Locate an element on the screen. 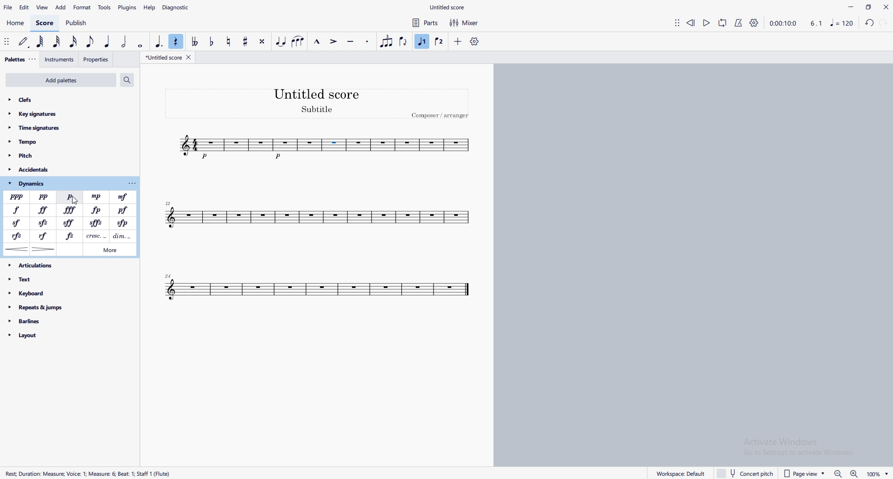 Image resolution: width=893 pixels, height=479 pixels. sforzandopiano is located at coordinates (123, 223).